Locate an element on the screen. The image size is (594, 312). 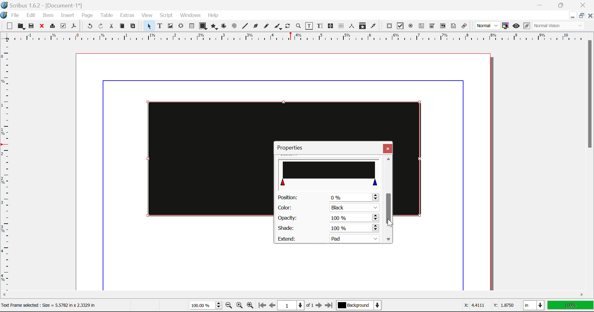
Opacity is located at coordinates (328, 218).